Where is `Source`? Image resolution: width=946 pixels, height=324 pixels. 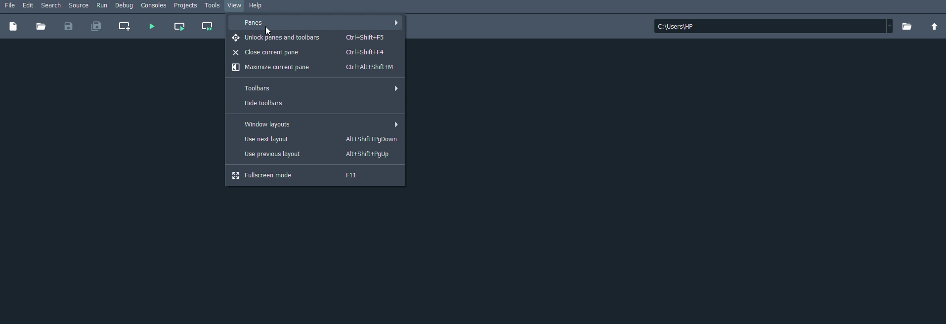
Source is located at coordinates (79, 6).